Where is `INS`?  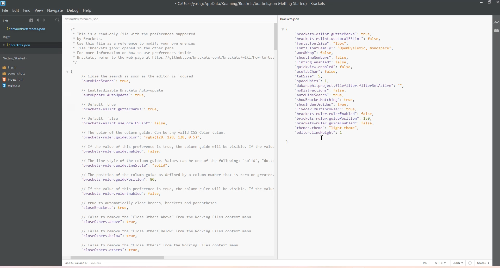 INS is located at coordinates (425, 263).